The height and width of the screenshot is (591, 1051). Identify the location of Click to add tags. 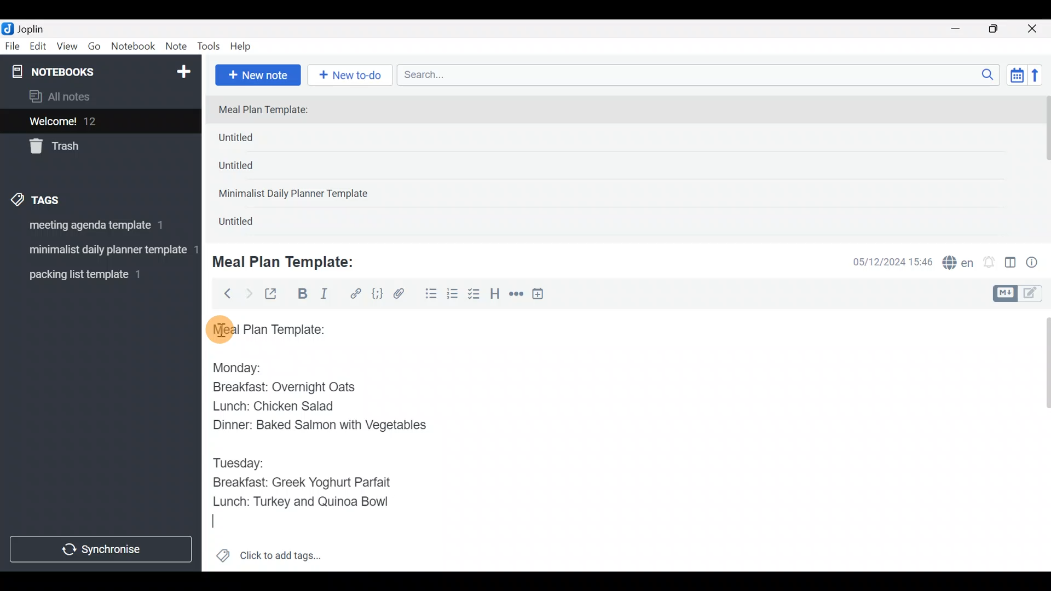
(268, 559).